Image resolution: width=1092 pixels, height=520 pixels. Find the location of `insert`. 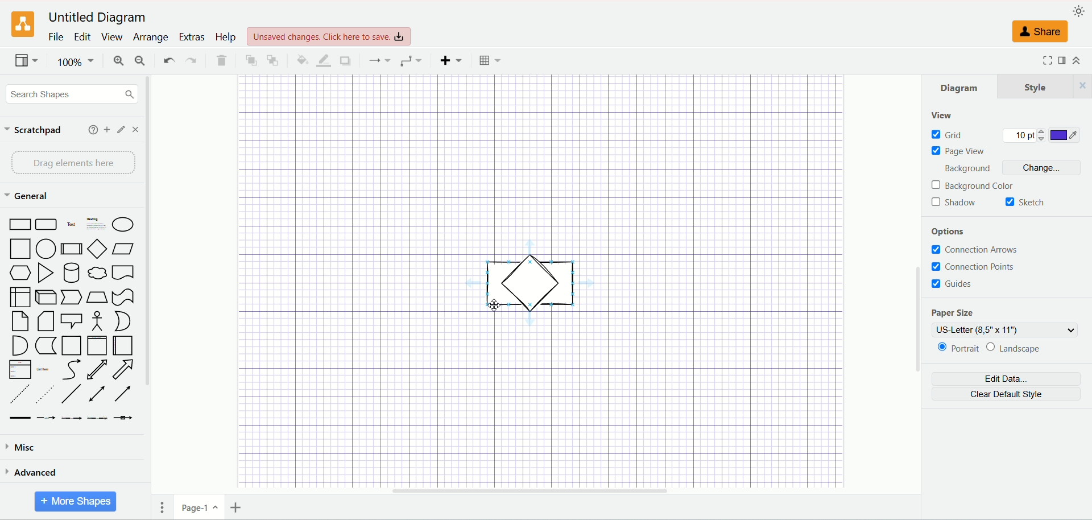

insert is located at coordinates (452, 60).